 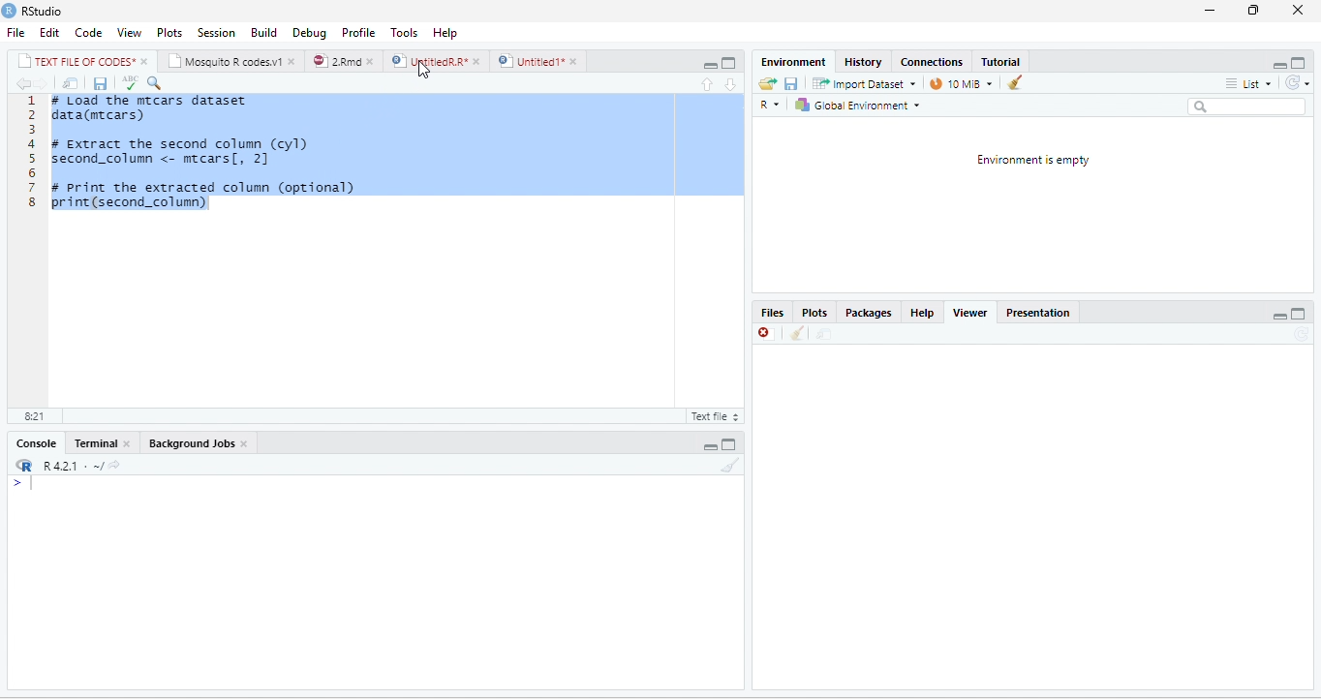 What do you see at coordinates (405, 31) in the screenshot?
I see `Tools` at bounding box center [405, 31].